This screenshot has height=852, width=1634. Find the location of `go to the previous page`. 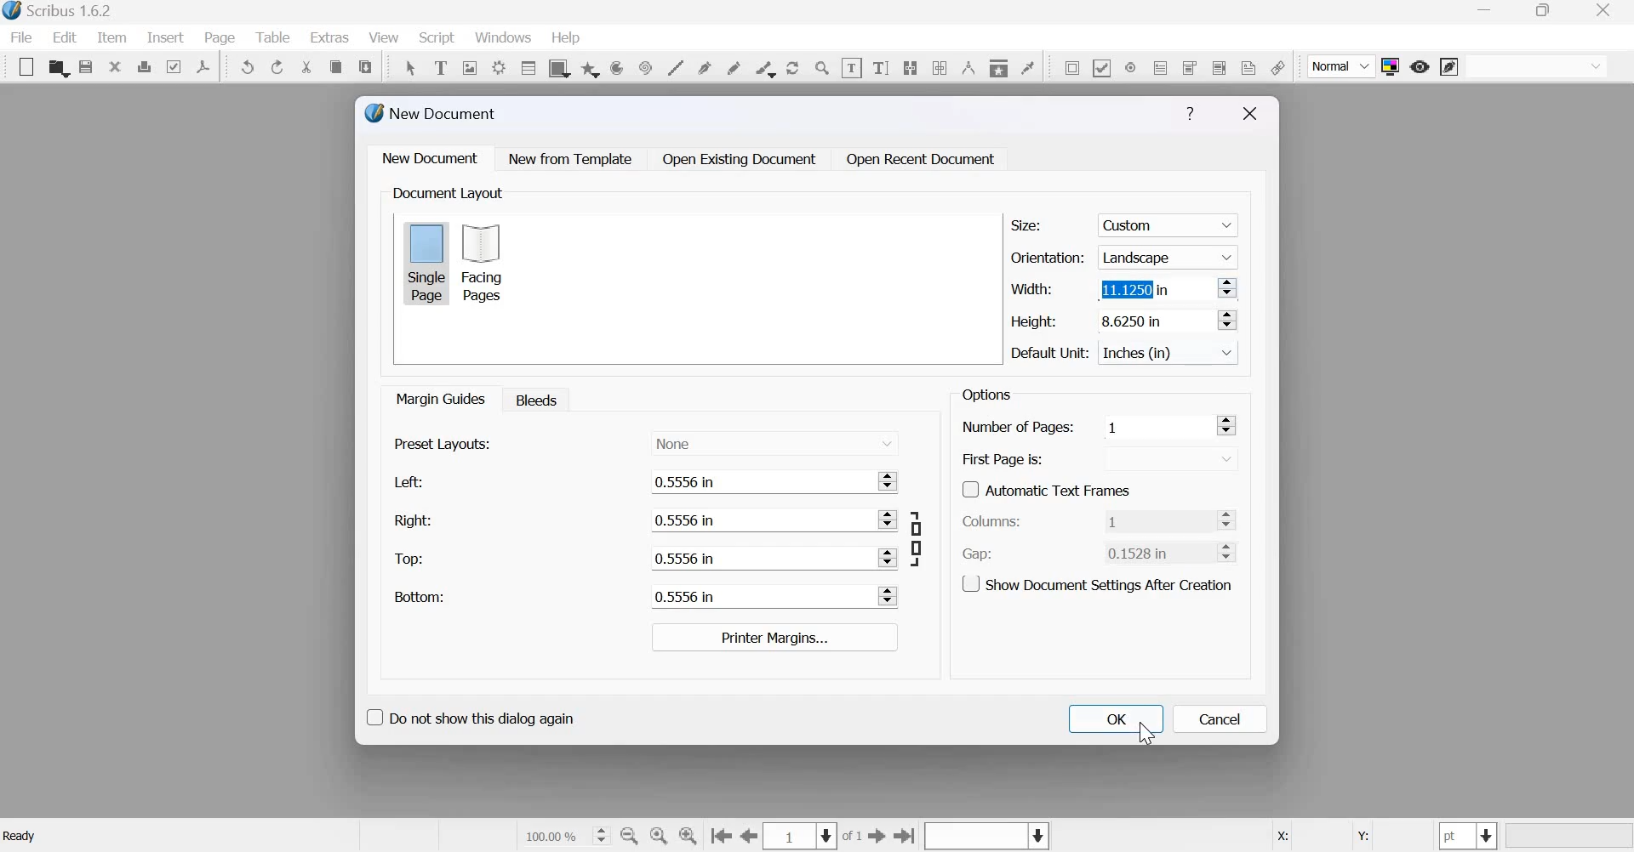

go to the previous page is located at coordinates (750, 836).